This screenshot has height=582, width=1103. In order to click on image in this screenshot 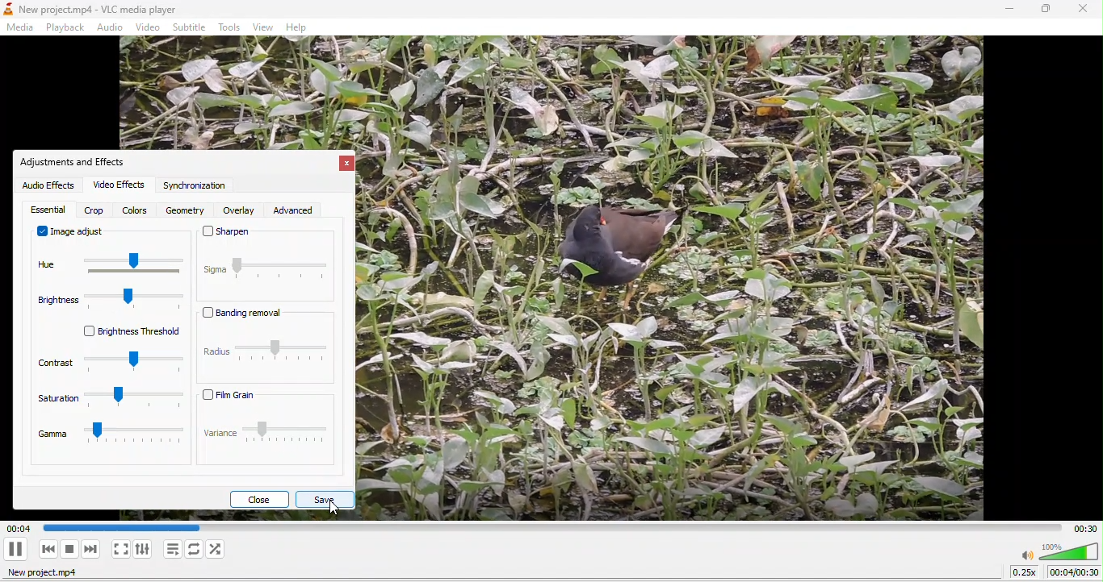, I will do `click(686, 281)`.